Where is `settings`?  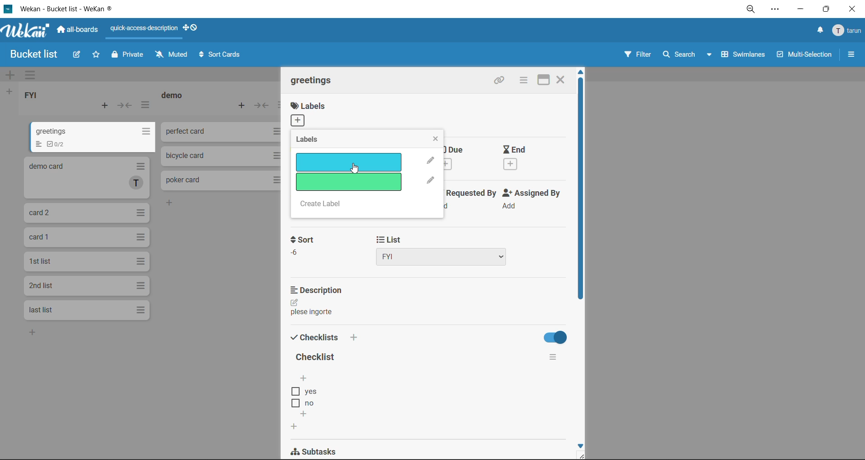 settings is located at coordinates (777, 10).